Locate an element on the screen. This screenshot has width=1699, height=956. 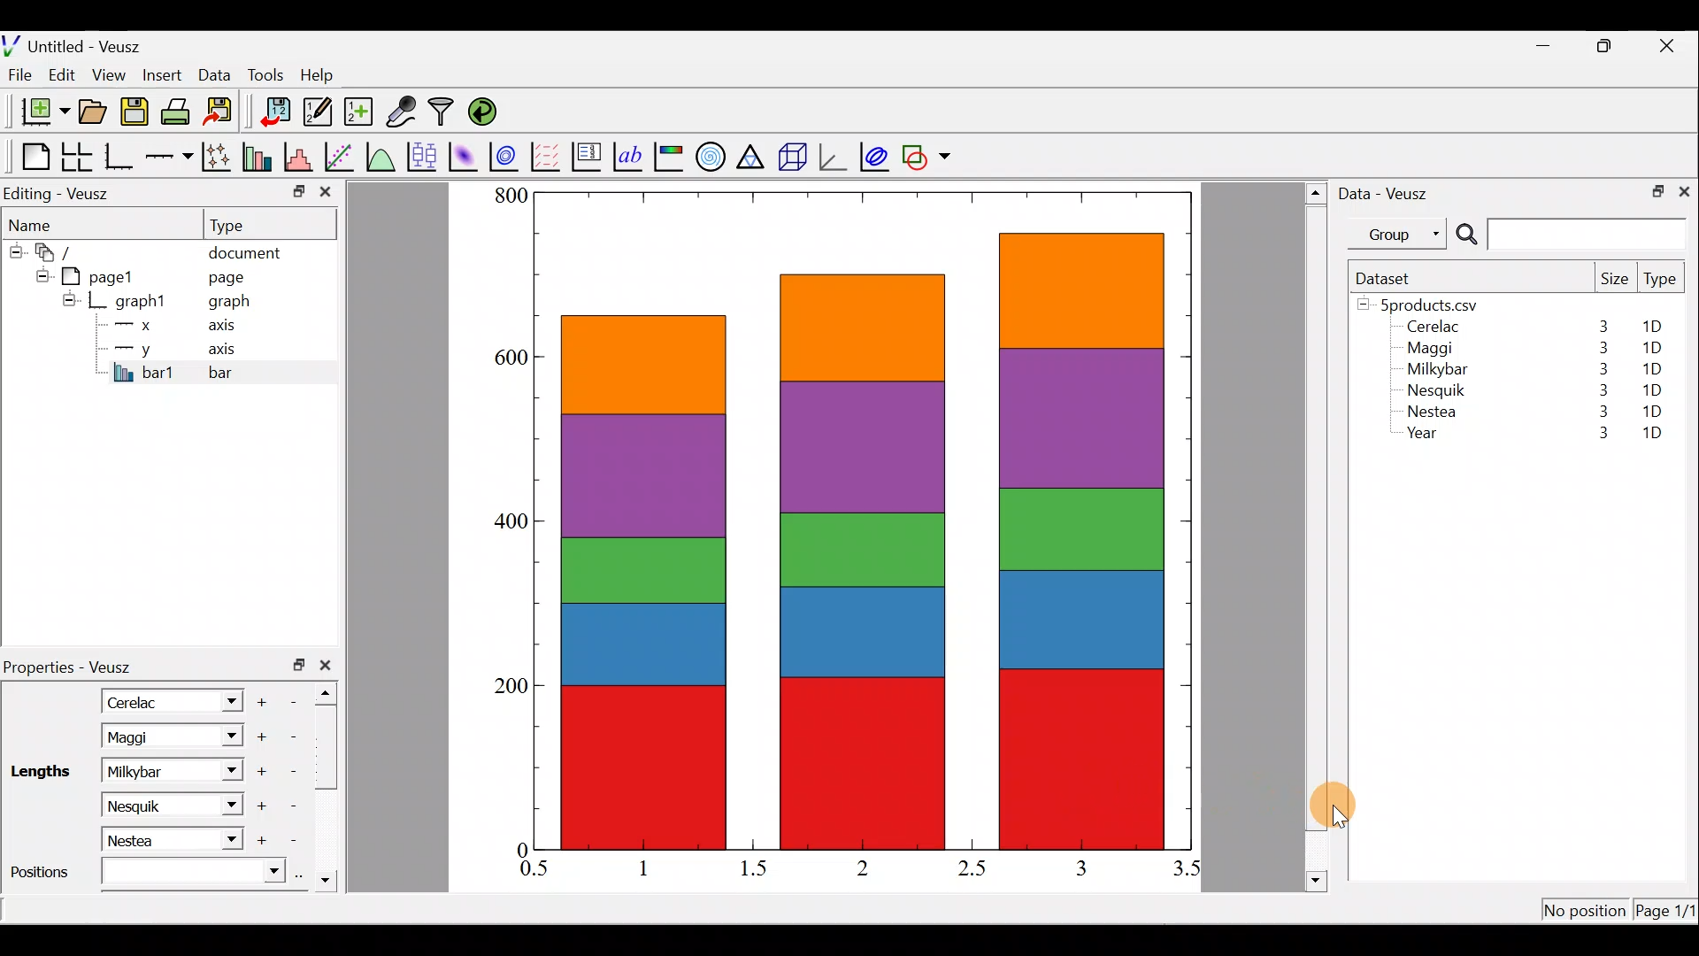
Add another item is located at coordinates (269, 841).